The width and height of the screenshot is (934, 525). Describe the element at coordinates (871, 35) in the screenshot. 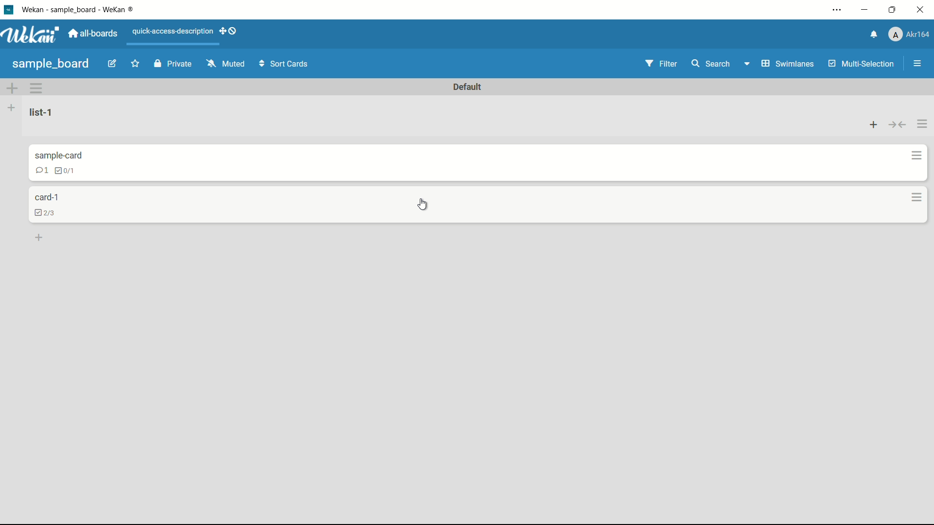

I see `notifications` at that location.